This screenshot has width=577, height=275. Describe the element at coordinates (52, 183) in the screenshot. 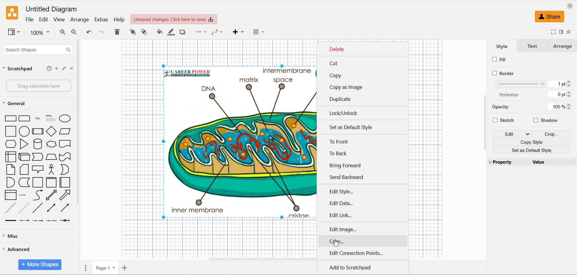

I see `Vertical Container` at that location.